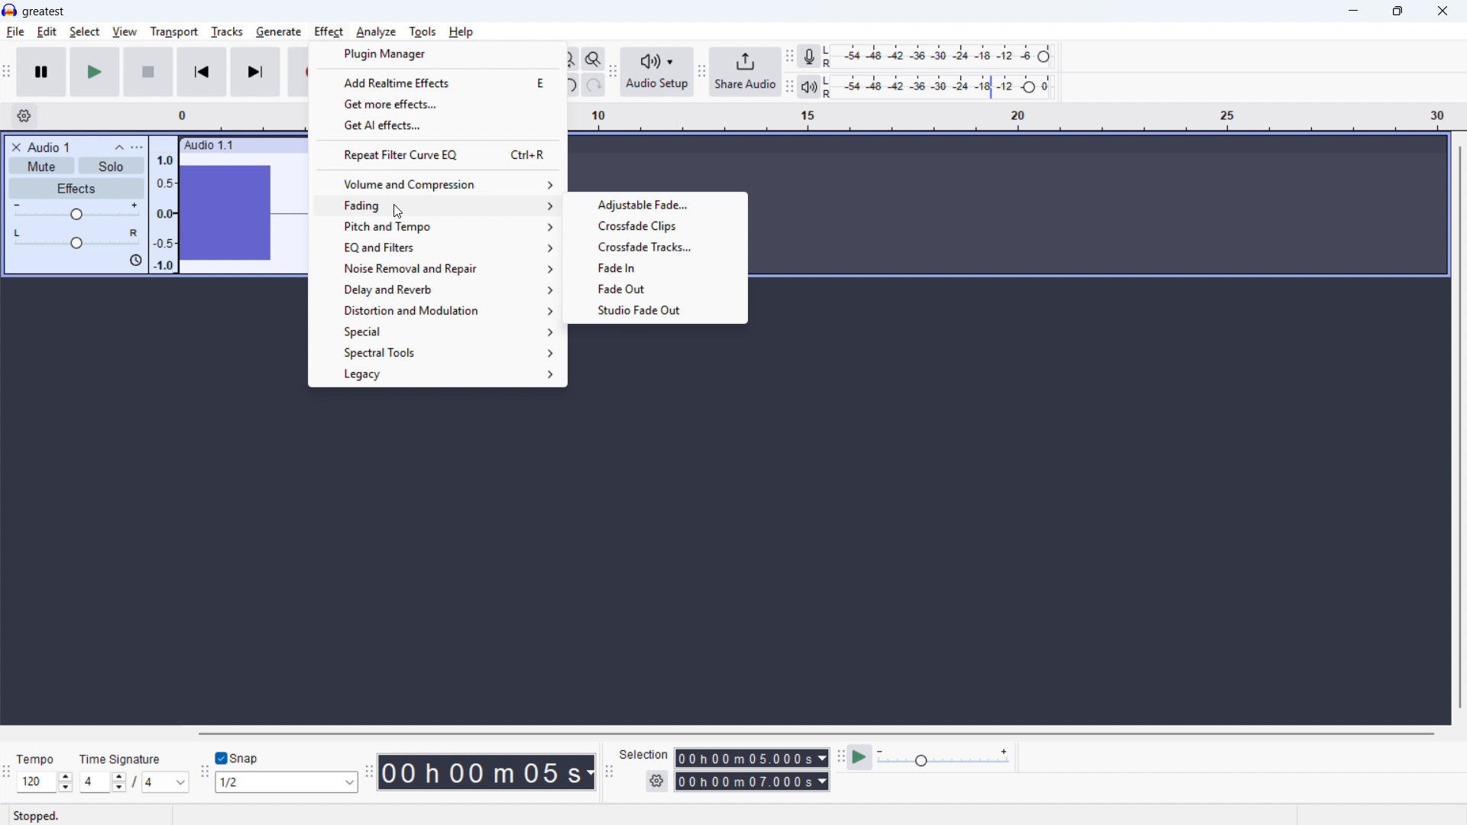 The width and height of the screenshot is (1467, 825). What do you see at coordinates (656, 287) in the screenshot?
I see `Fade out ` at bounding box center [656, 287].